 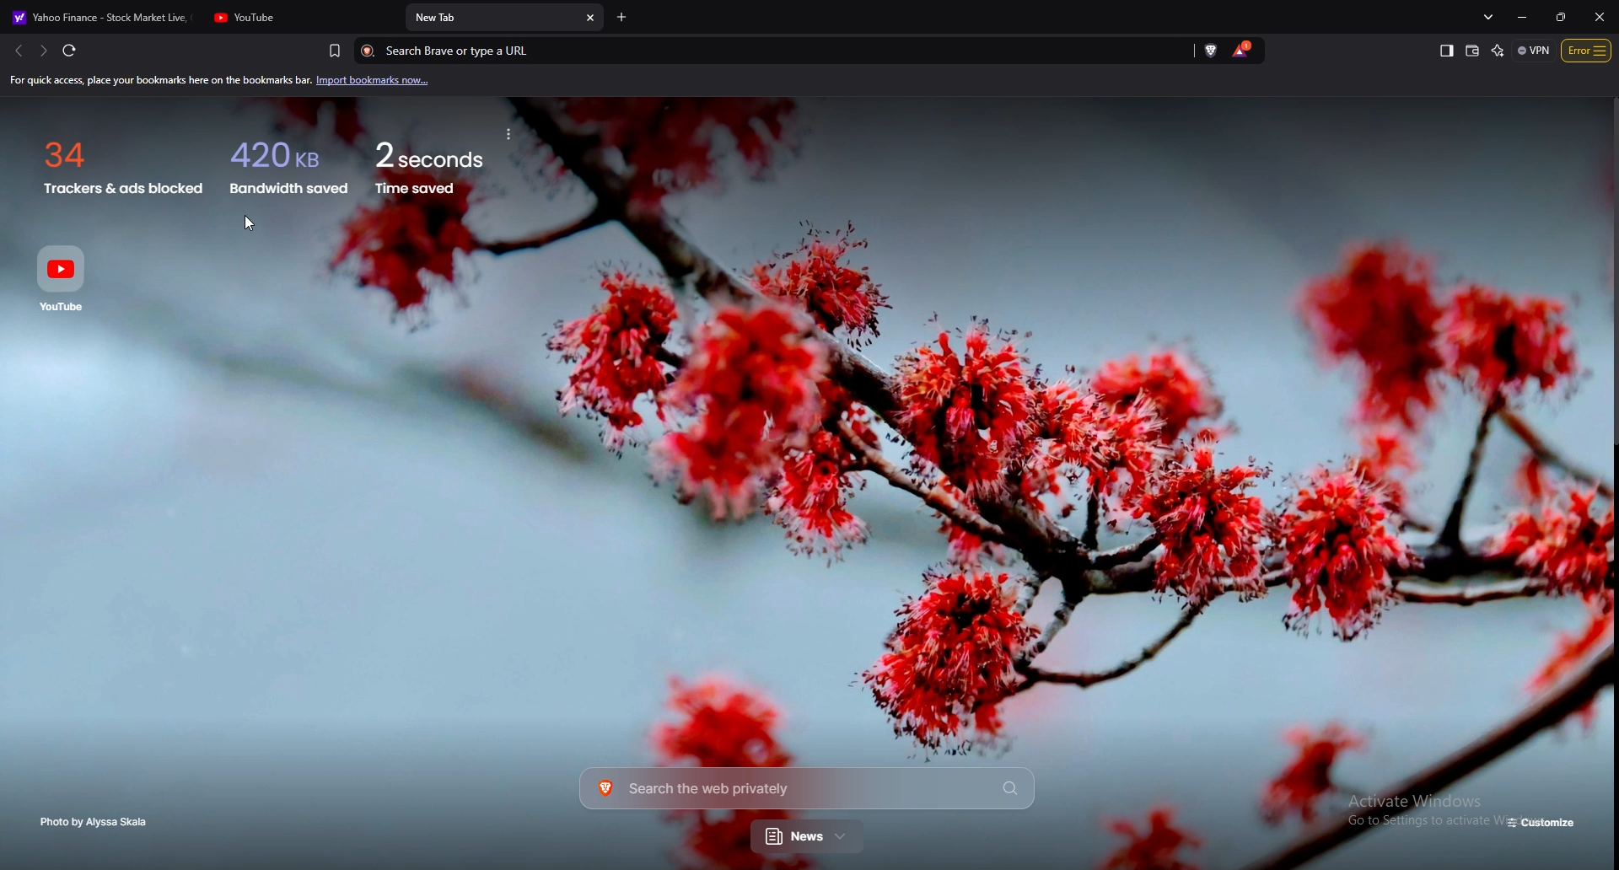 I want to click on 2 seconds Time saved, so click(x=453, y=162).